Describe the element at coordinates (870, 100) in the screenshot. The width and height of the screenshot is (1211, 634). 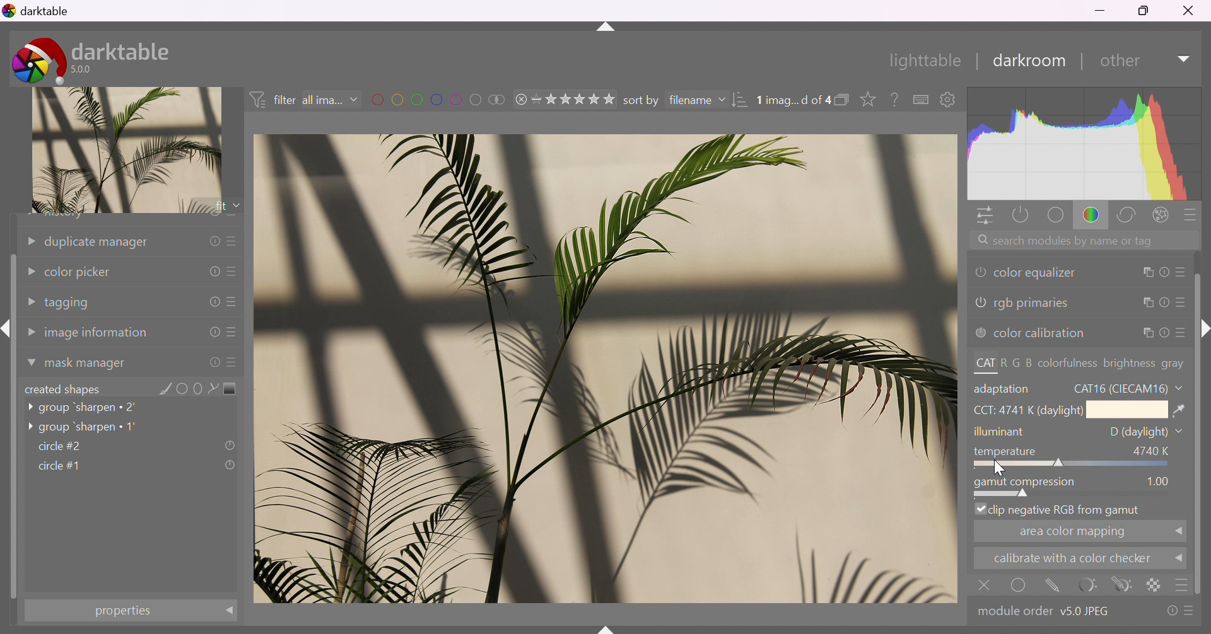
I see `click to change type of overlays` at that location.